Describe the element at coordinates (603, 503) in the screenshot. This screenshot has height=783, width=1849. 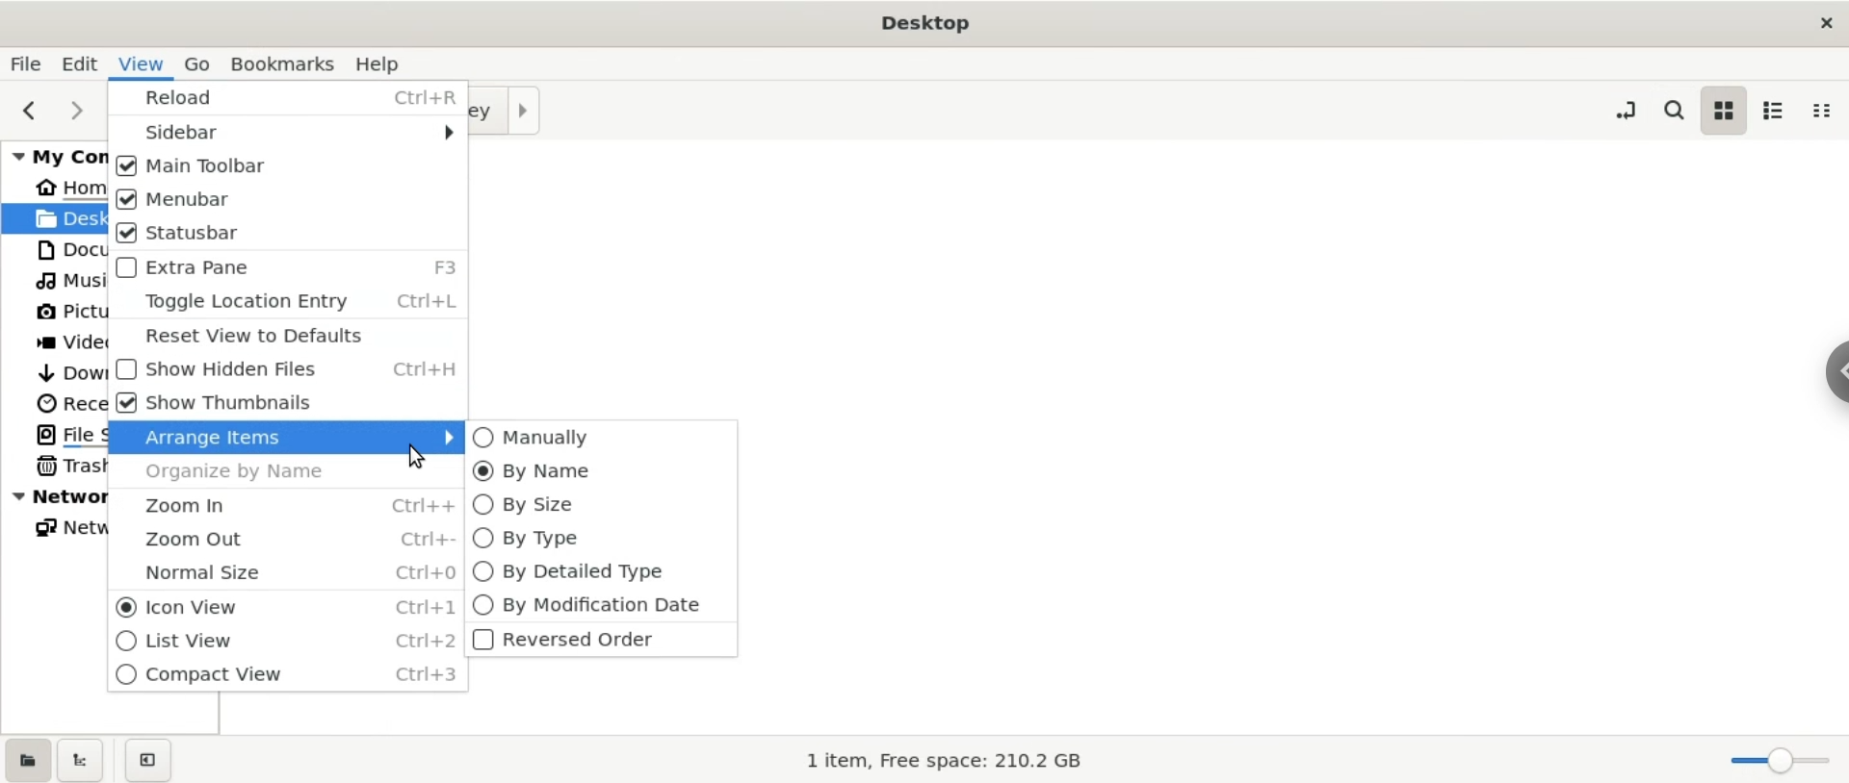
I see `by size` at that location.